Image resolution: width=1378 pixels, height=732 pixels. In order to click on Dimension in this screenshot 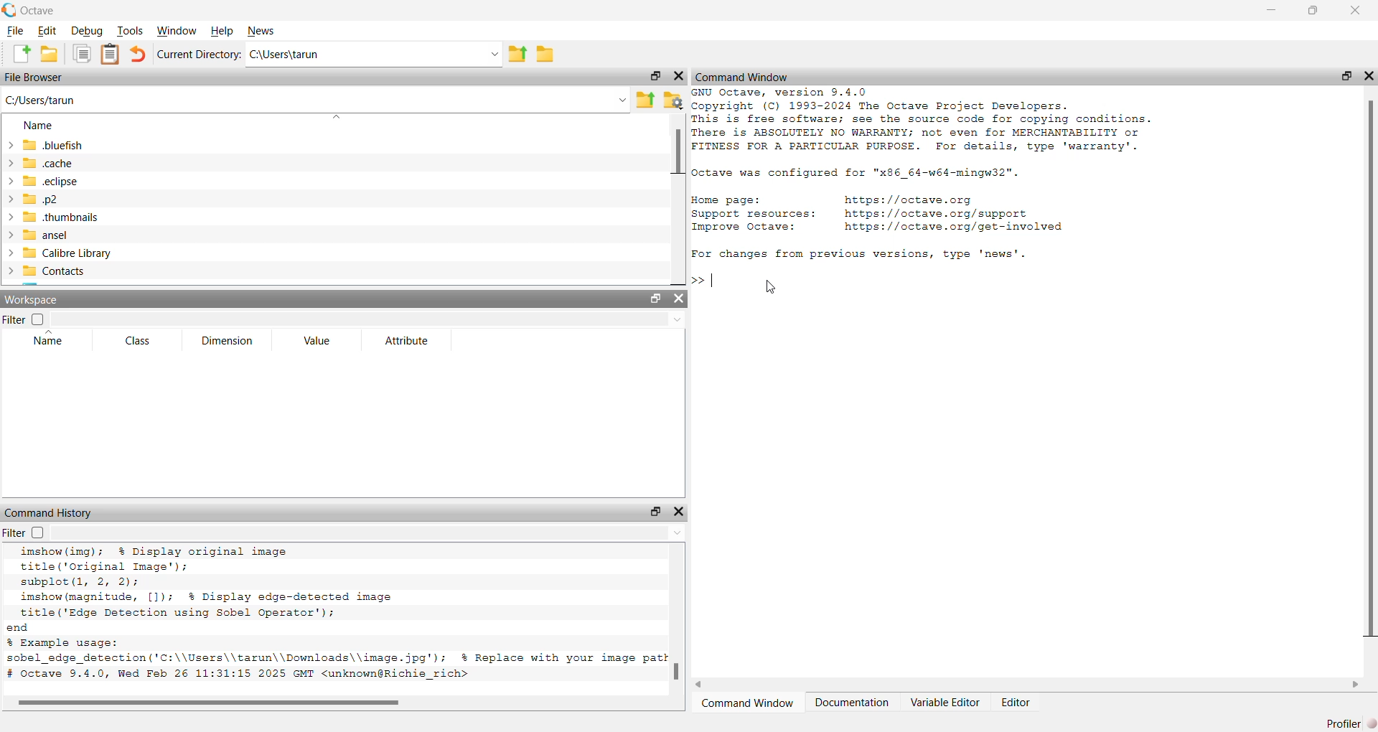, I will do `click(230, 339)`.